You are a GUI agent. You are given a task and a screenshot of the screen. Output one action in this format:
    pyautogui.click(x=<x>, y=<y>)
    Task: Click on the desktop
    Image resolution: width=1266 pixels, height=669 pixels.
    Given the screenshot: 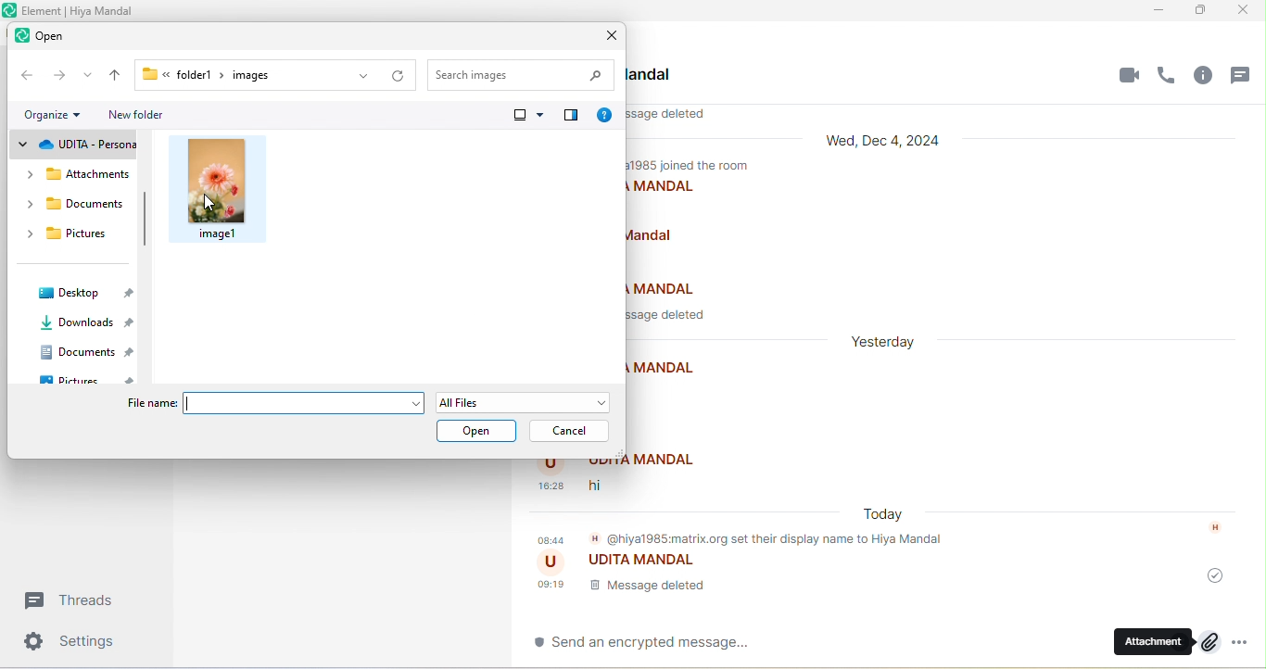 What is the action you would take?
    pyautogui.click(x=82, y=294)
    